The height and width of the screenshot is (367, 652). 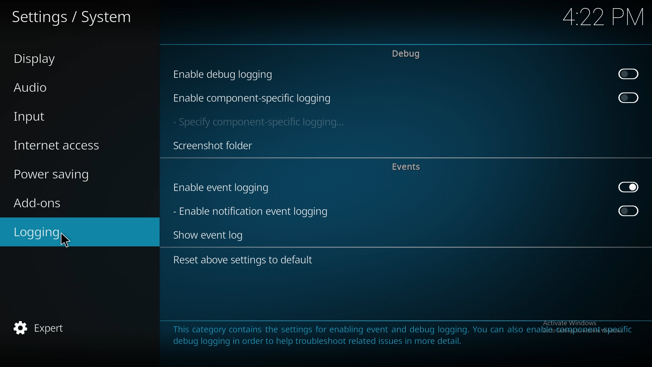 I want to click on off, so click(x=628, y=98).